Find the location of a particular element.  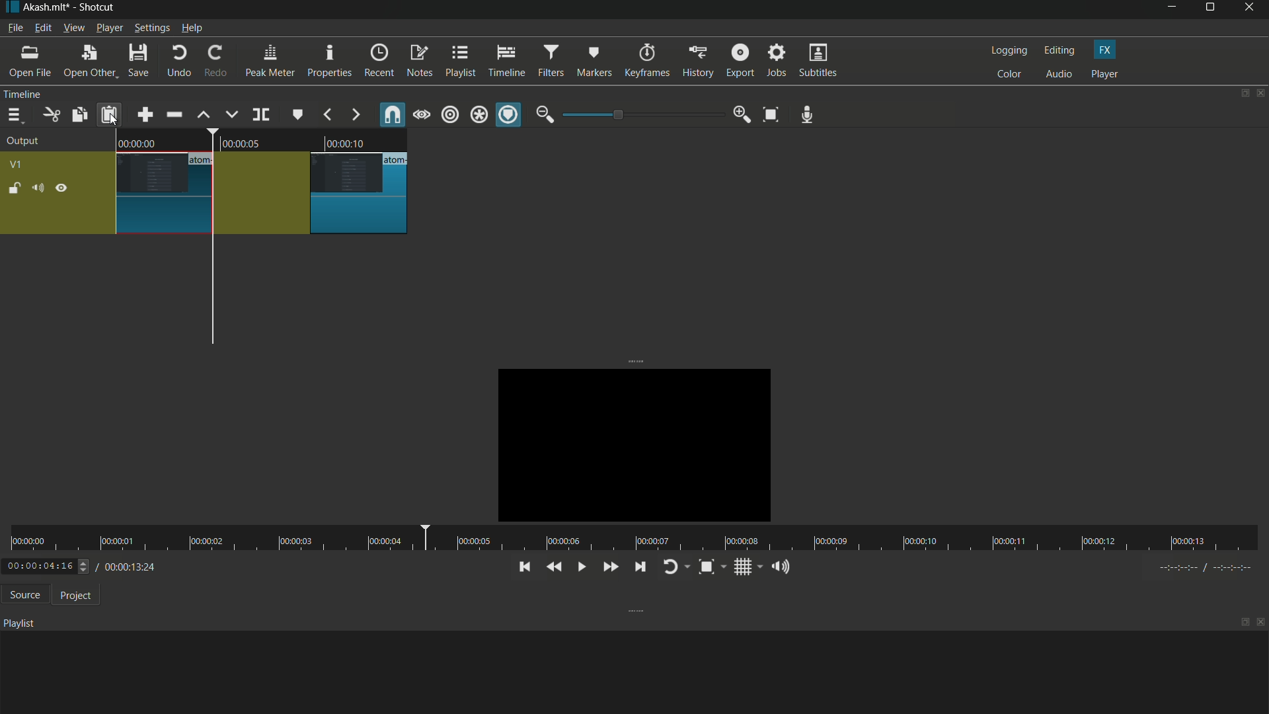

change layout is located at coordinates (1241, 93).